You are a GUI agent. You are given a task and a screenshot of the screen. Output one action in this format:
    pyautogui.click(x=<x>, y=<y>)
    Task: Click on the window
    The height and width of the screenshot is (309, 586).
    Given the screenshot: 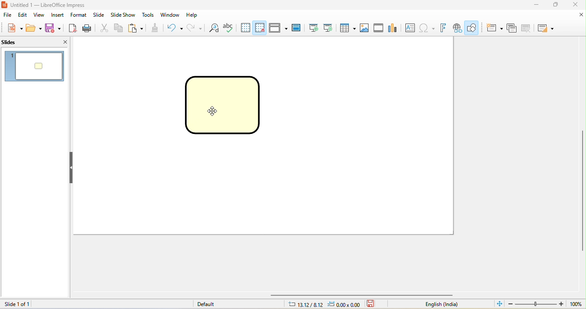 What is the action you would take?
    pyautogui.click(x=170, y=15)
    